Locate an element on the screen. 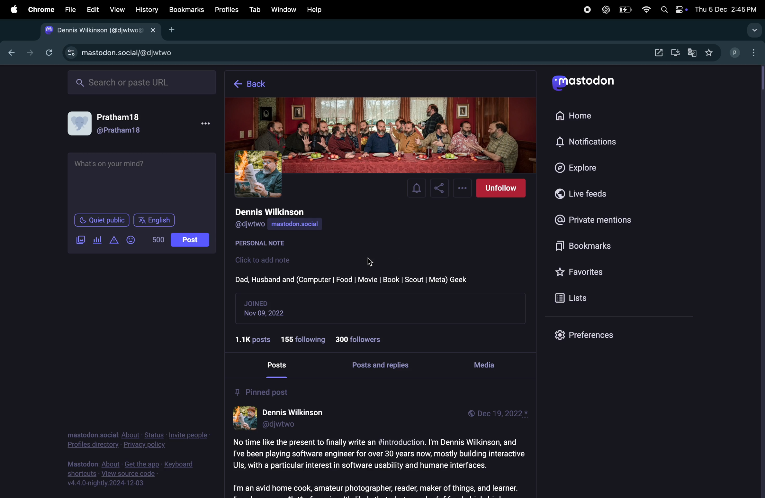 The image size is (765, 498). date is located at coordinates (269, 314).